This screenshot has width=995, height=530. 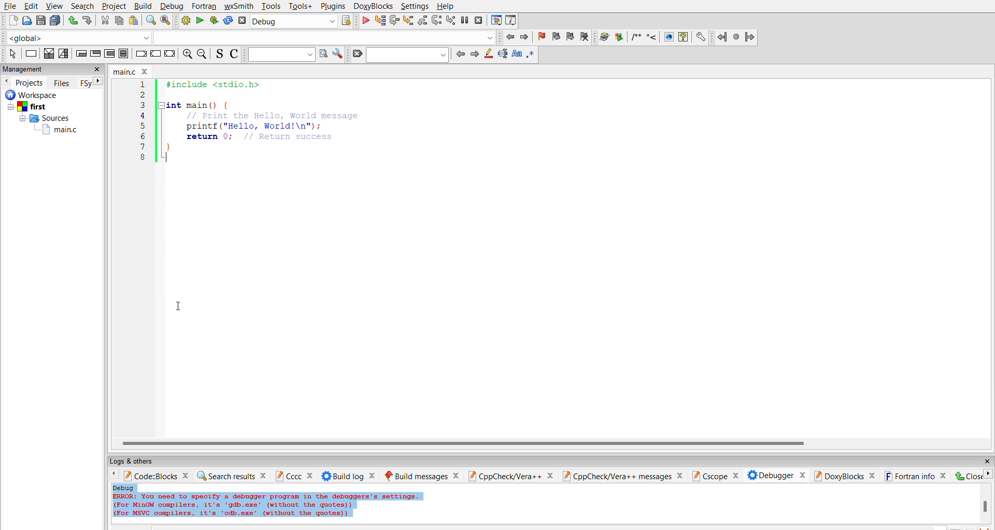 I want to click on redo, so click(x=89, y=21).